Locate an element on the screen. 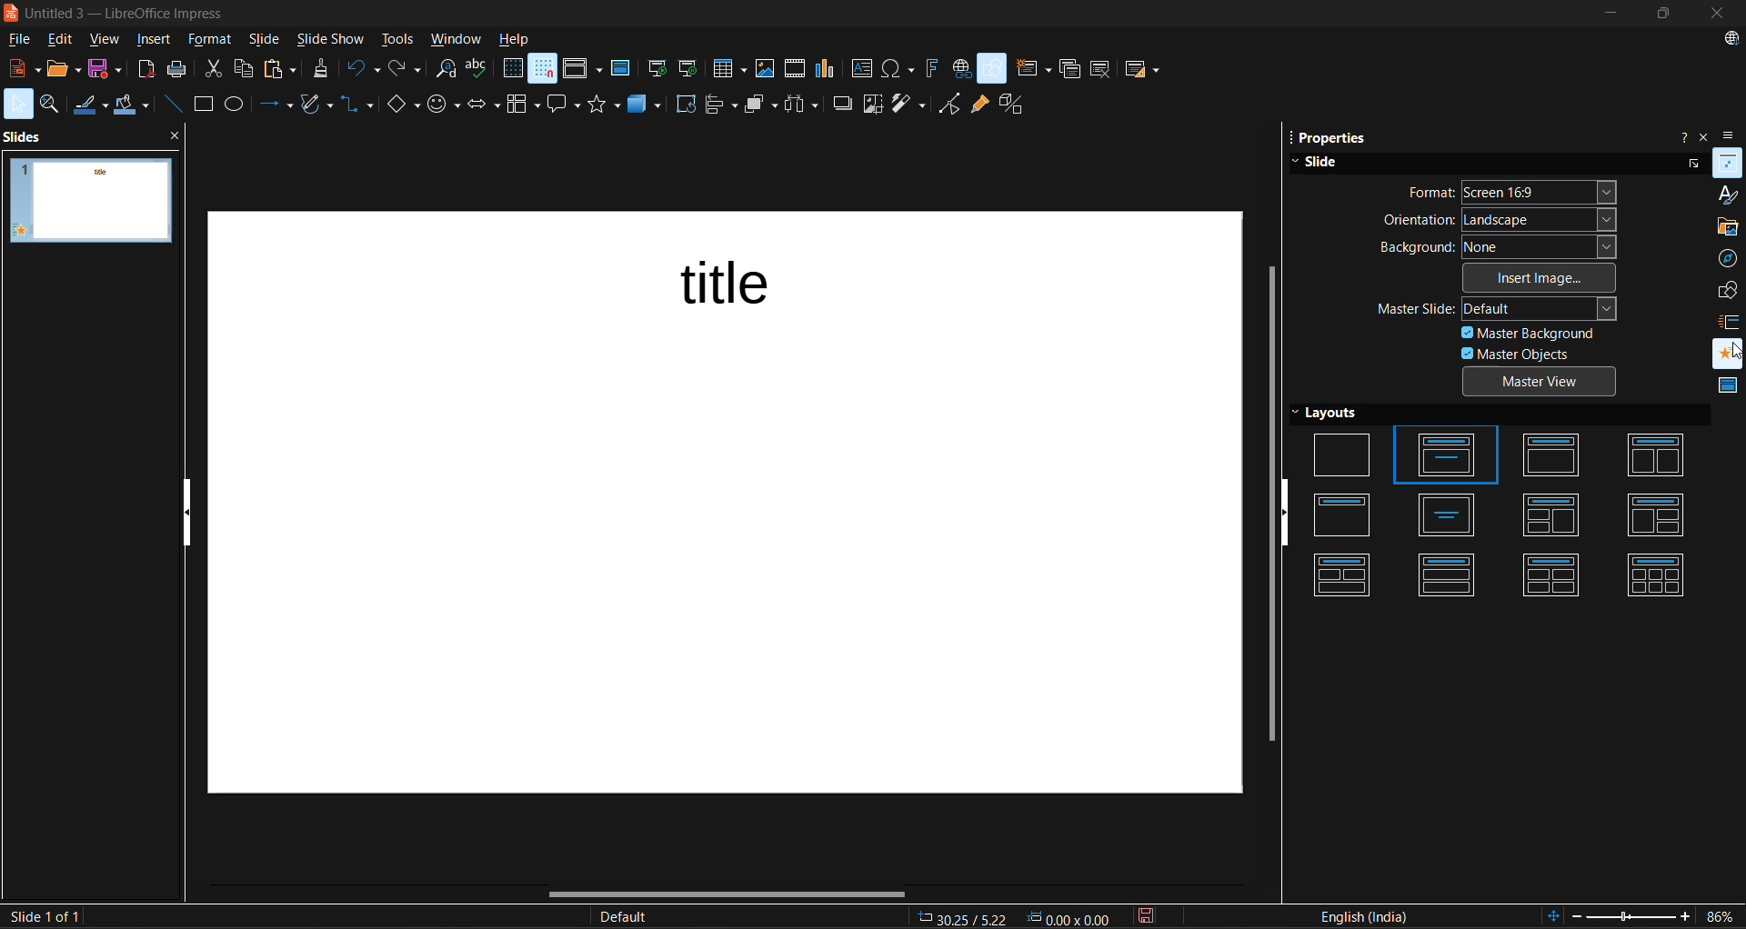 Image resolution: width=1746 pixels, height=929 pixels. help is located at coordinates (516, 41).